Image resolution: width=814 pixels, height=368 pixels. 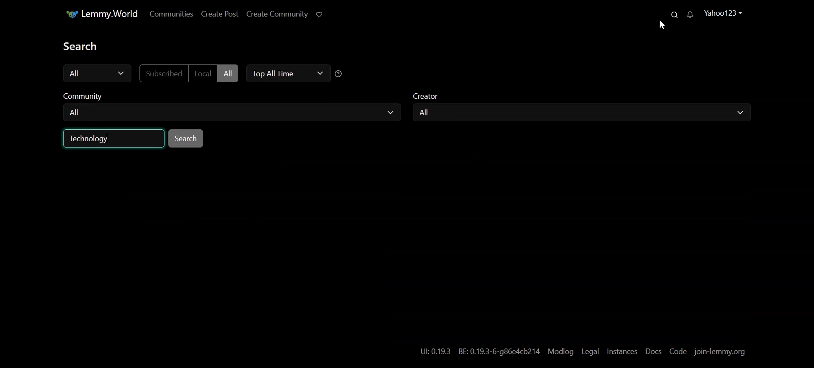 What do you see at coordinates (277, 14) in the screenshot?
I see `Create Community` at bounding box center [277, 14].